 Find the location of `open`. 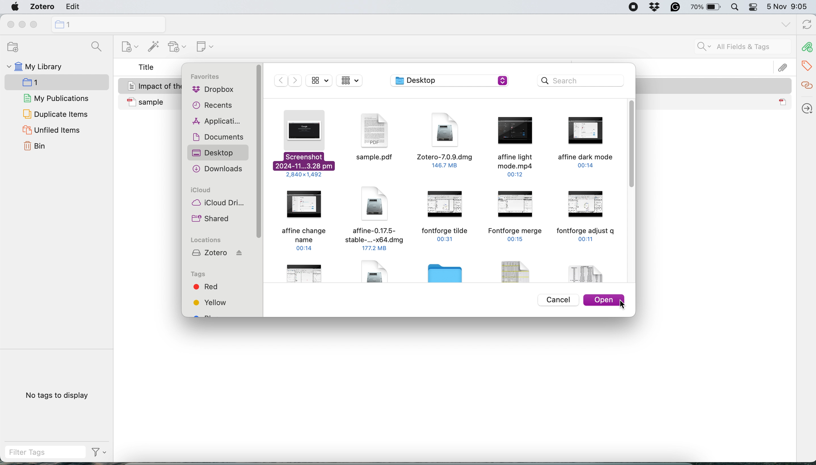

open is located at coordinates (606, 301).